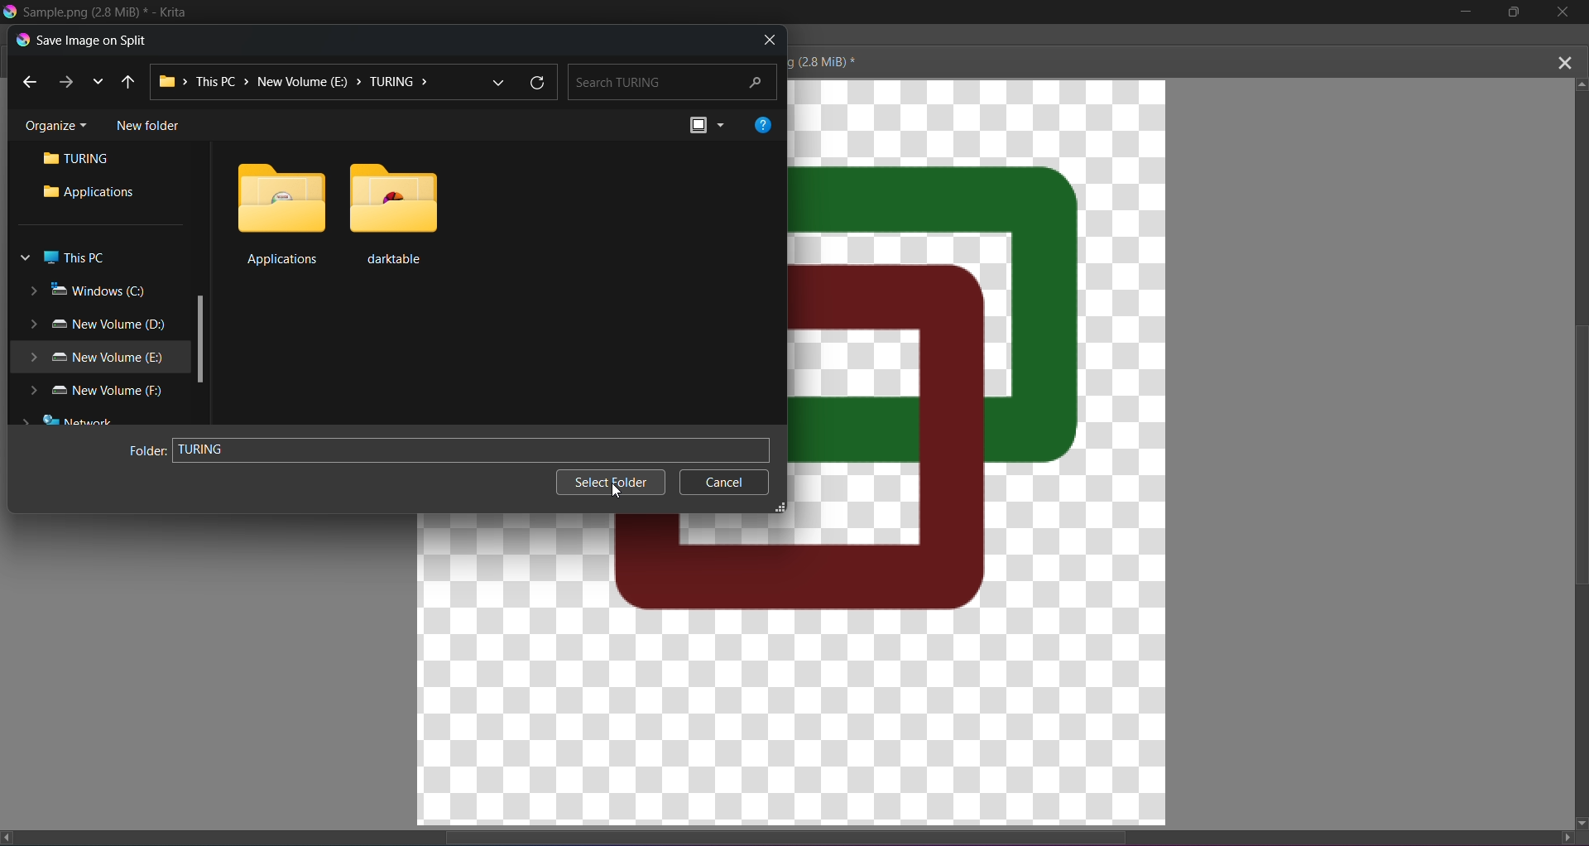  I want to click on Turing, so click(83, 161).